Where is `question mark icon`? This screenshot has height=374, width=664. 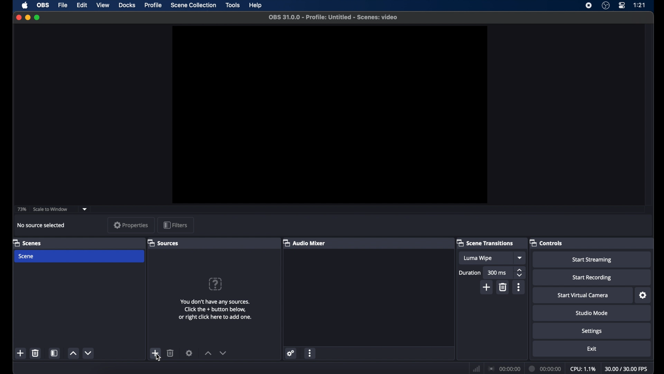
question mark icon is located at coordinates (216, 284).